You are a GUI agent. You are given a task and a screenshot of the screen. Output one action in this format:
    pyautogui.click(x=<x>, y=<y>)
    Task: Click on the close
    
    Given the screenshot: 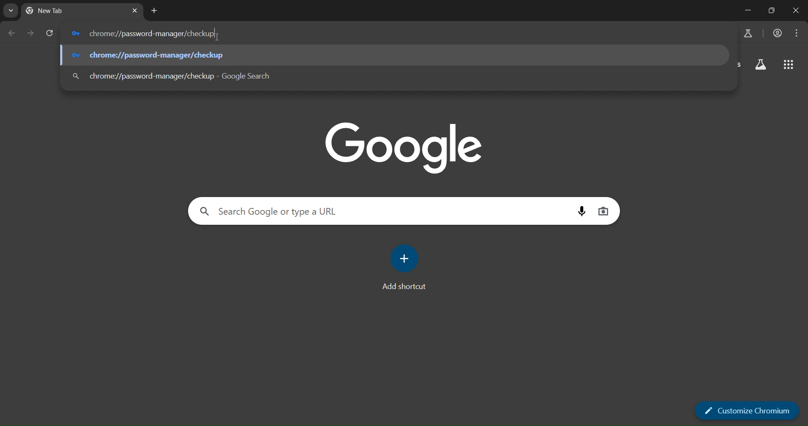 What is the action you would take?
    pyautogui.click(x=794, y=11)
    